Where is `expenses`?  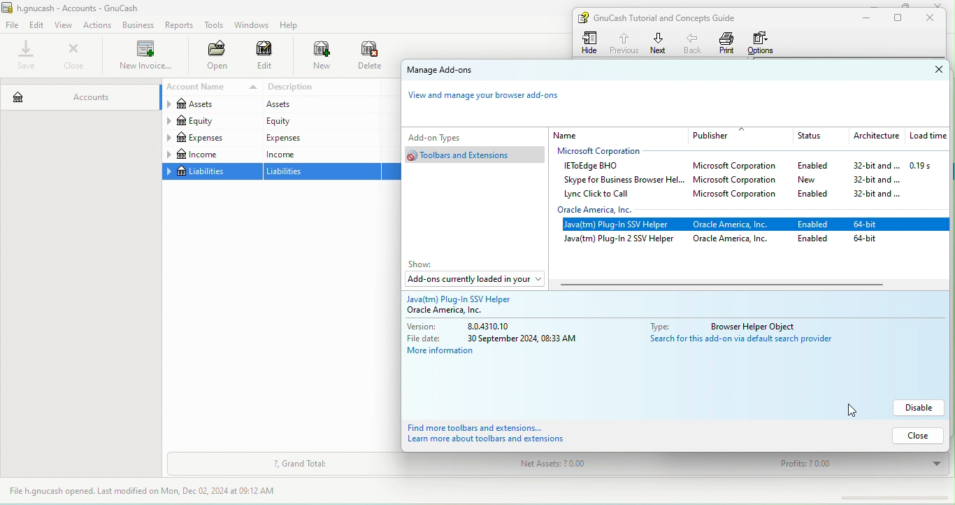
expenses is located at coordinates (211, 138).